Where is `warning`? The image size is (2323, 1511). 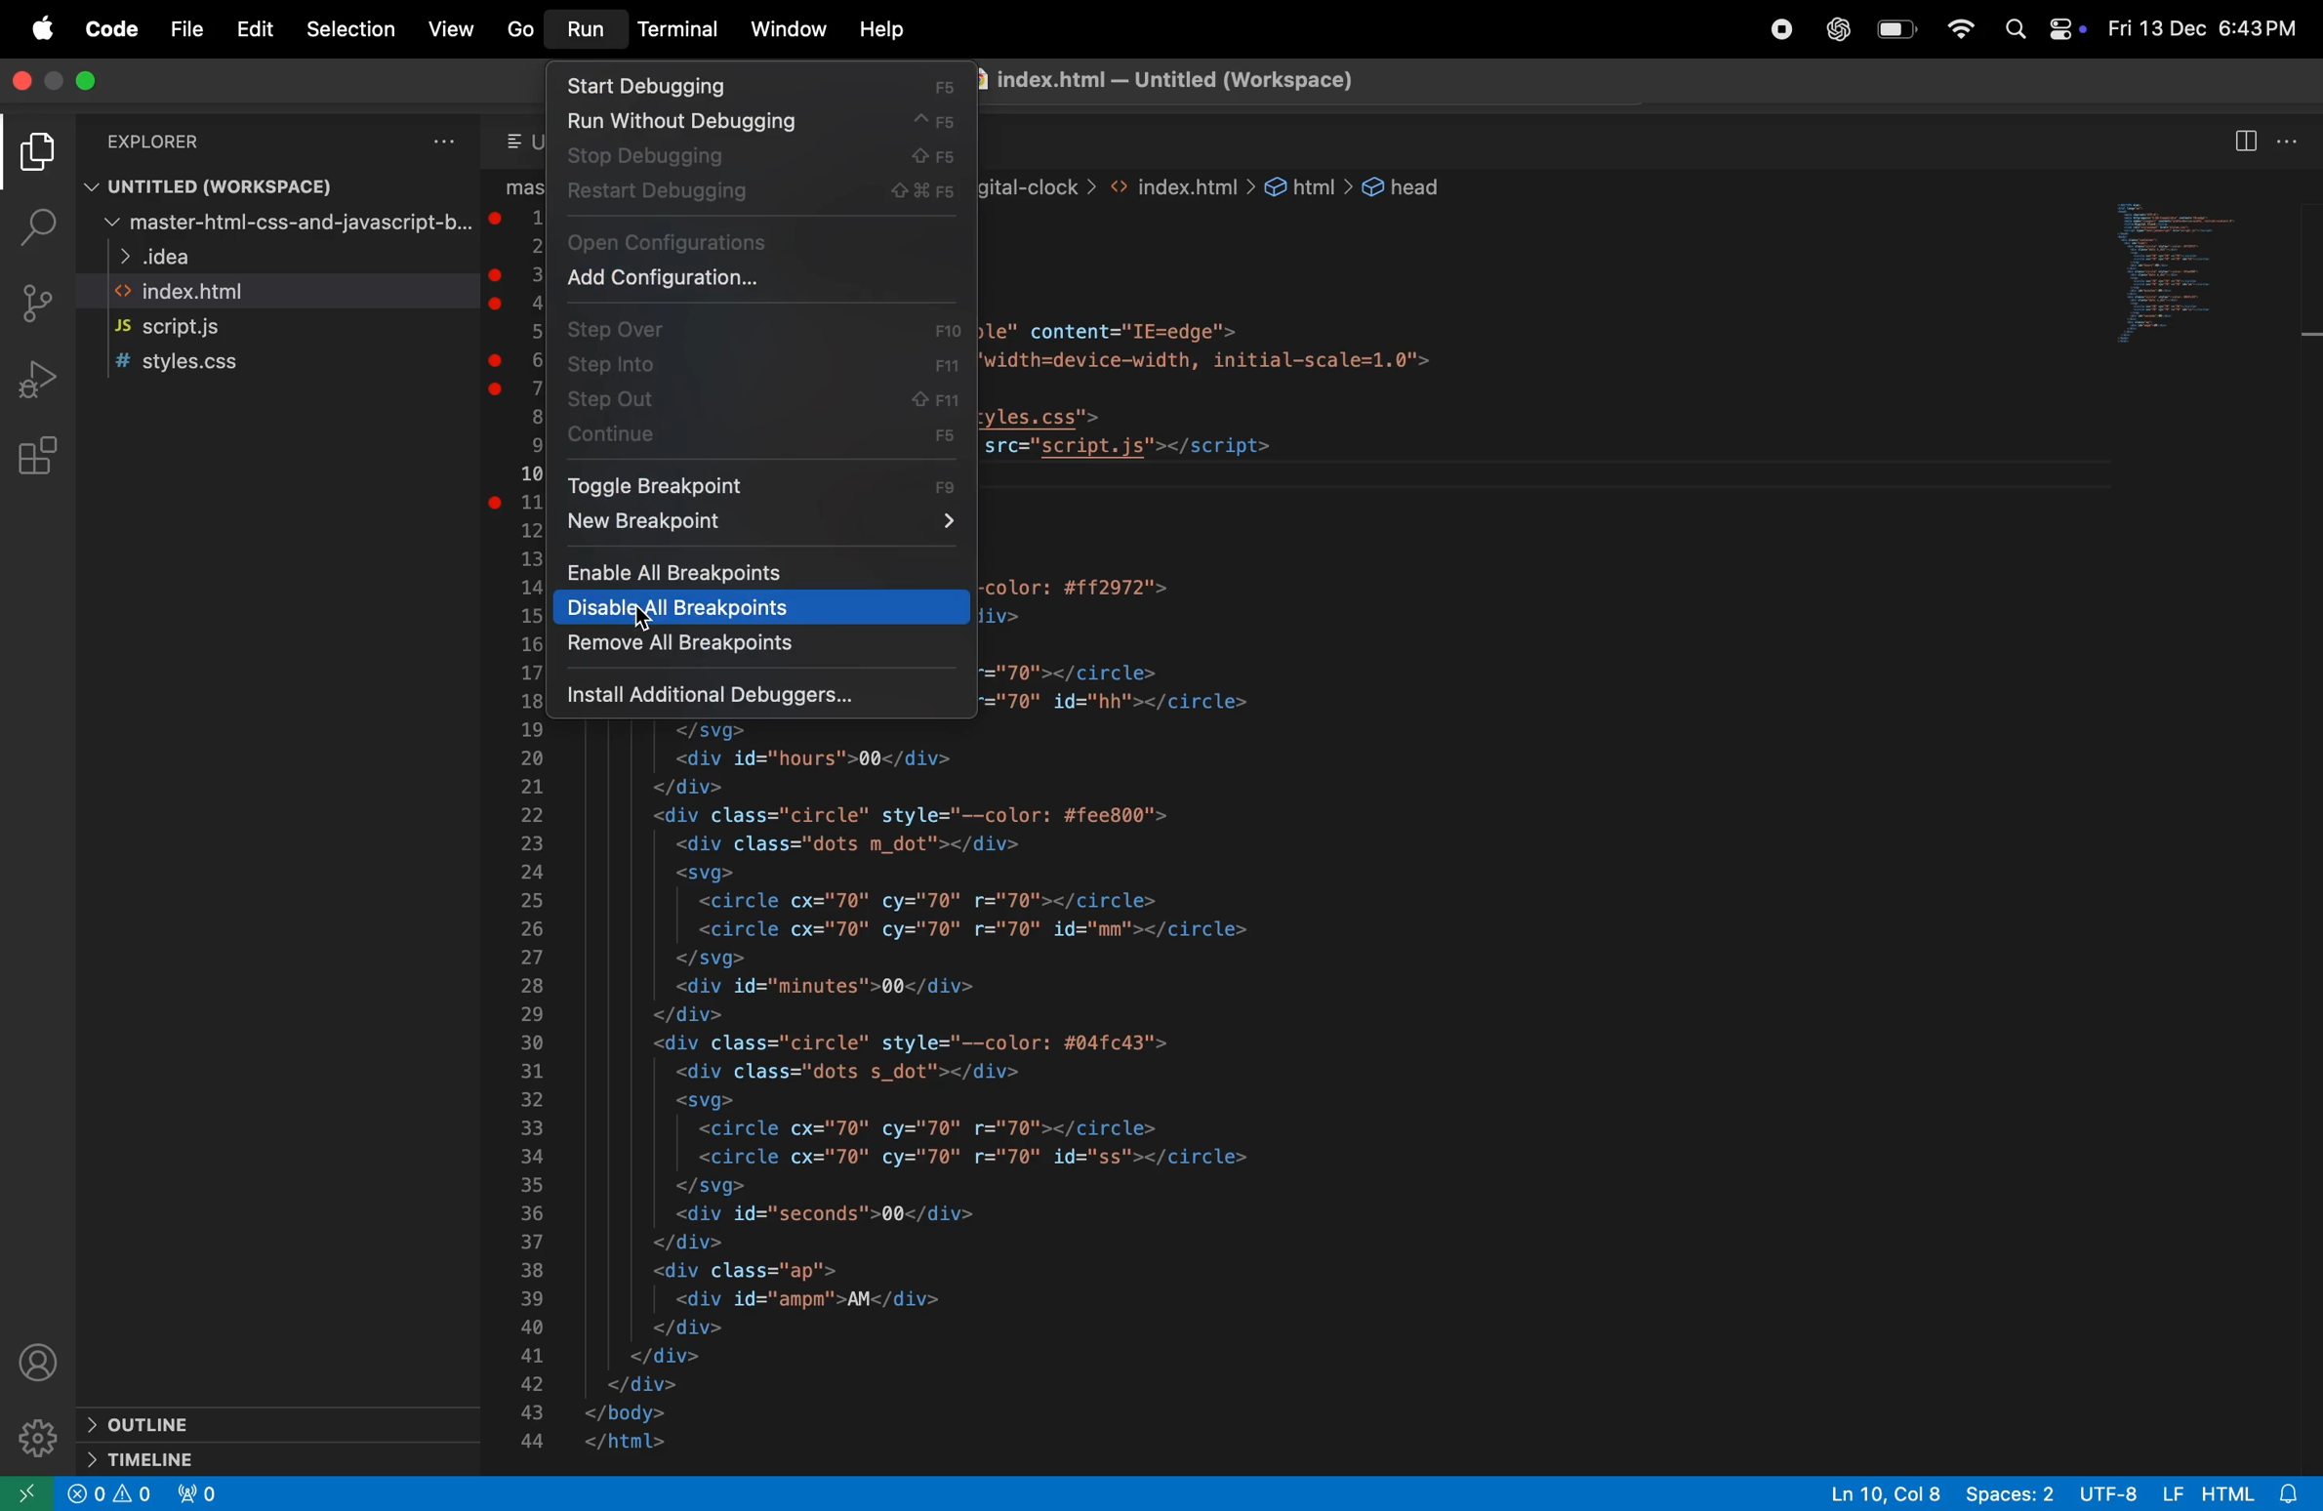 warning is located at coordinates (109, 1497).